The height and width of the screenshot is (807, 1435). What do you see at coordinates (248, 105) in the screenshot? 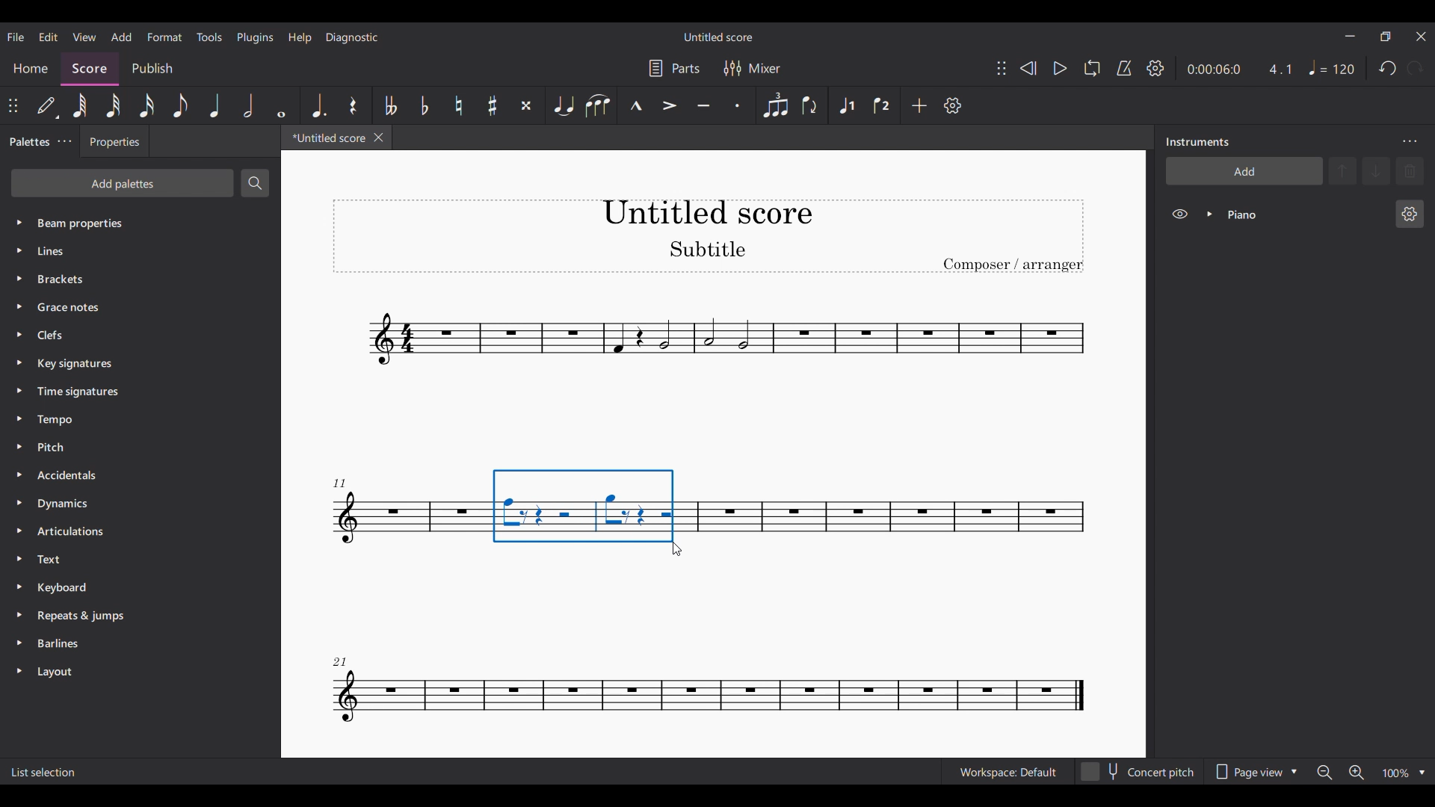
I see `Half note` at bounding box center [248, 105].